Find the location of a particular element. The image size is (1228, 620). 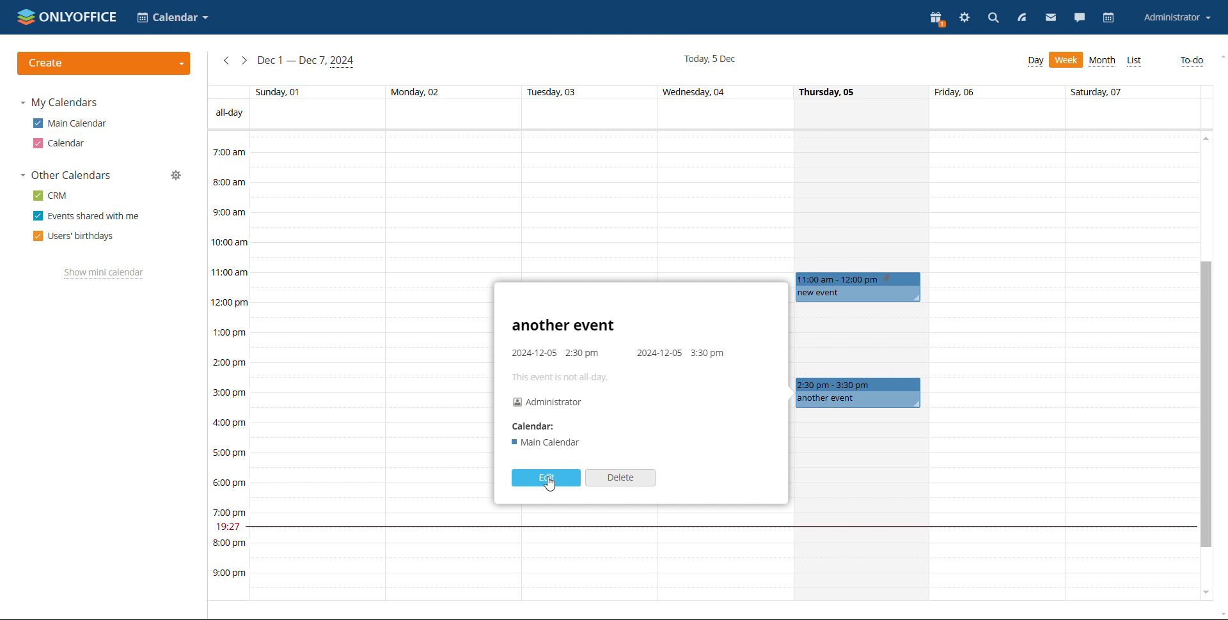

2024-12-05 2:30 pm is located at coordinates (560, 353).